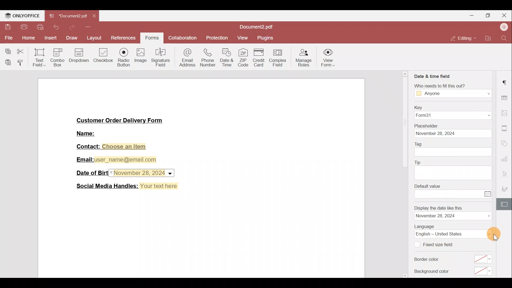  I want to click on Maximise, so click(488, 15).